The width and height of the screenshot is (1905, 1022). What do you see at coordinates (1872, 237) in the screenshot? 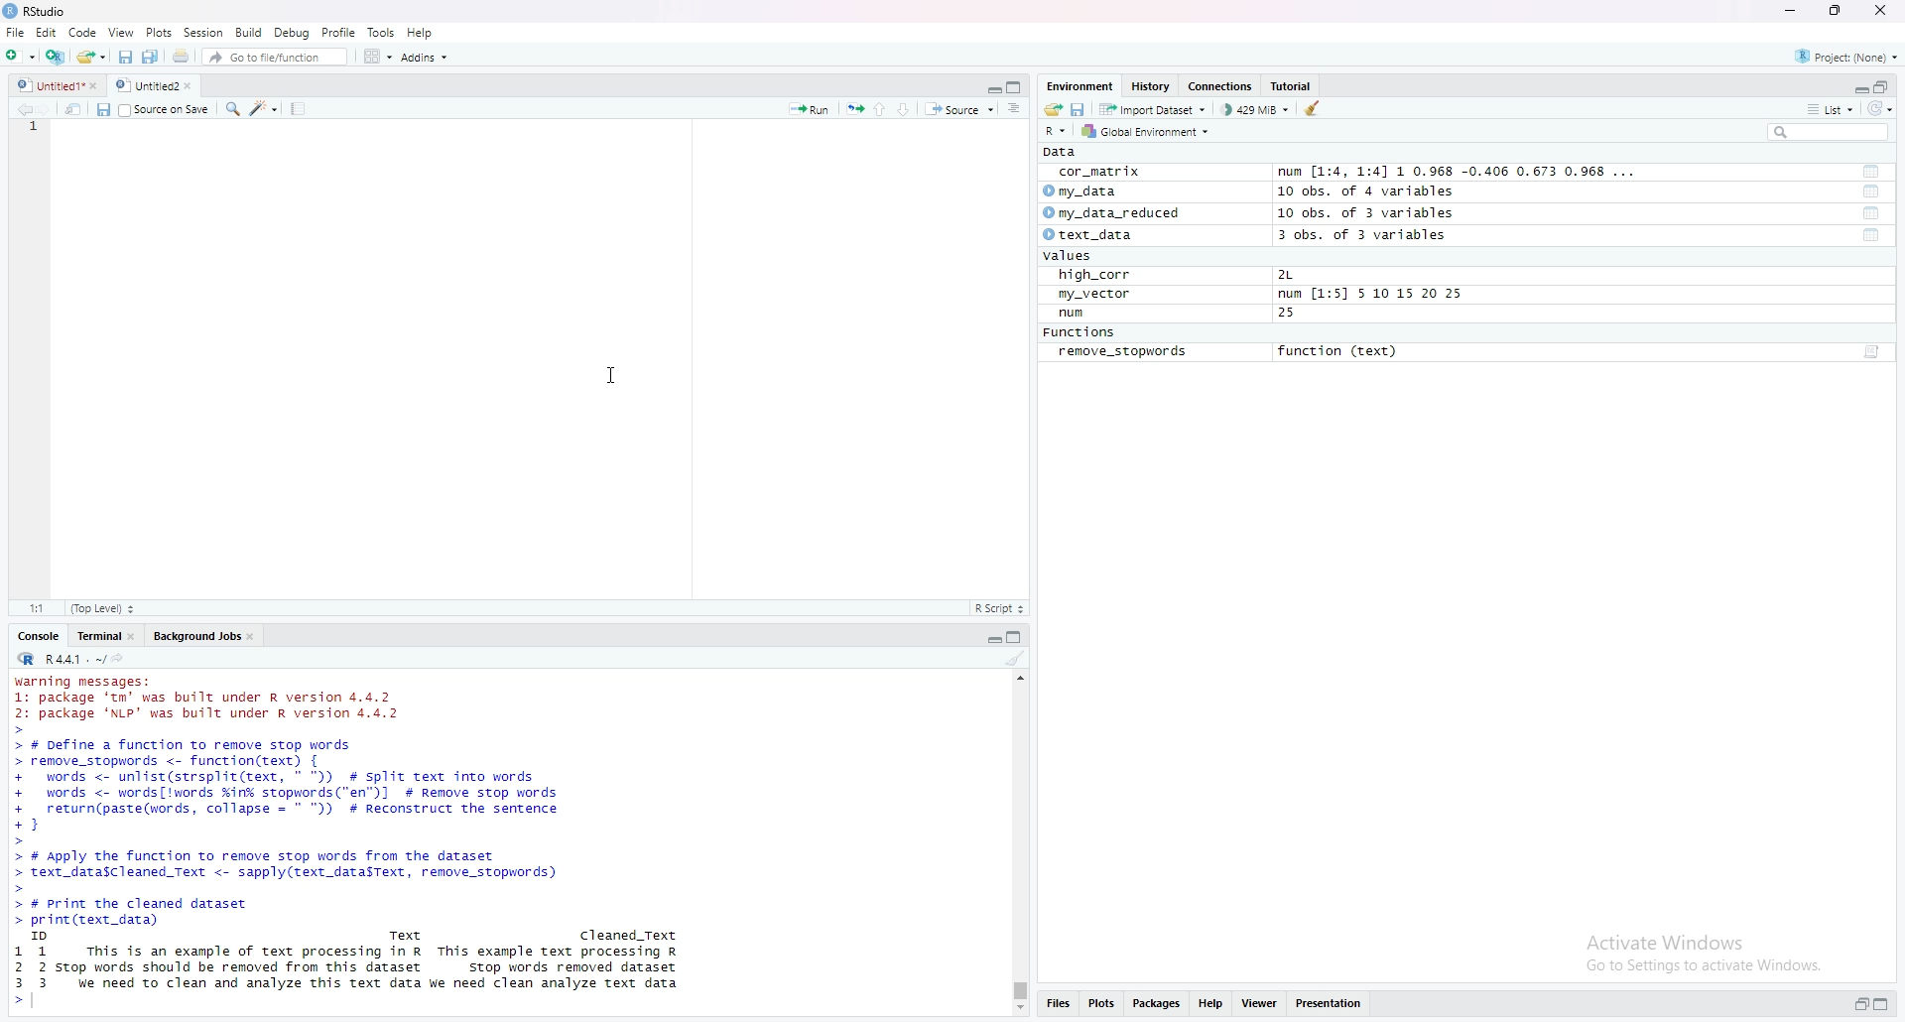
I see `Show Table` at bounding box center [1872, 237].